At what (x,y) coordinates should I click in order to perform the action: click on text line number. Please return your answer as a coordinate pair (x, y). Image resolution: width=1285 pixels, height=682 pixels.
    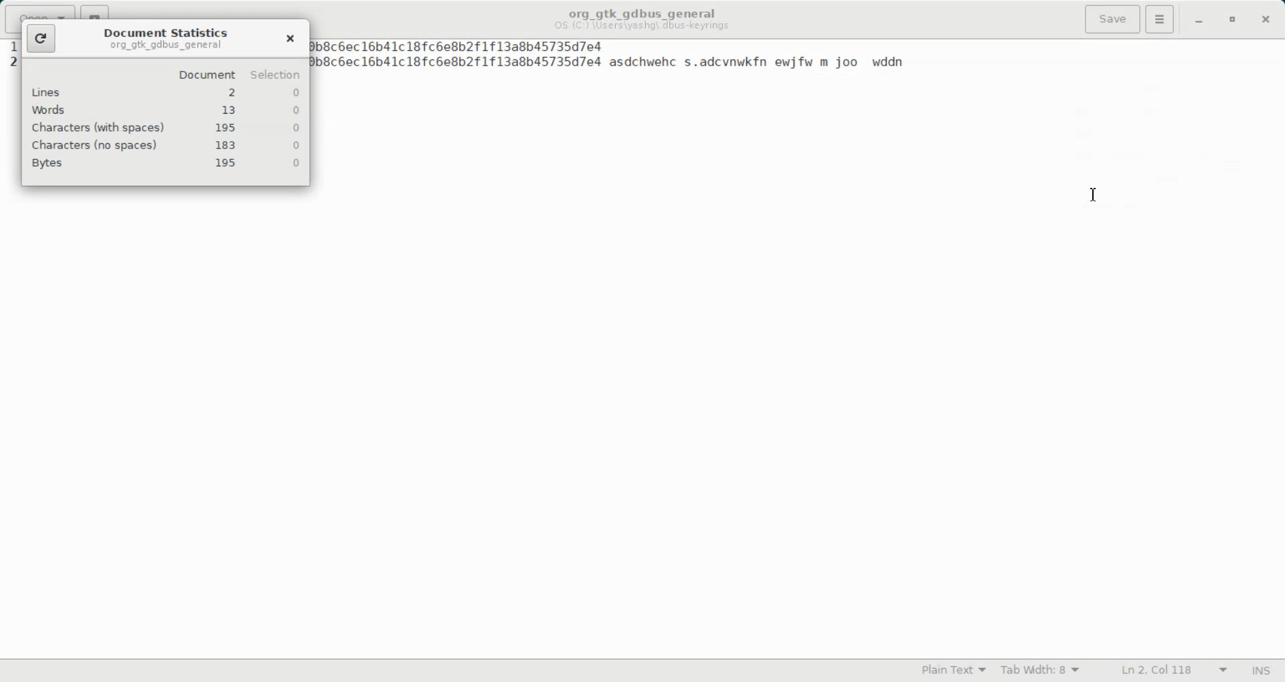
    Looking at the image, I should click on (11, 57).